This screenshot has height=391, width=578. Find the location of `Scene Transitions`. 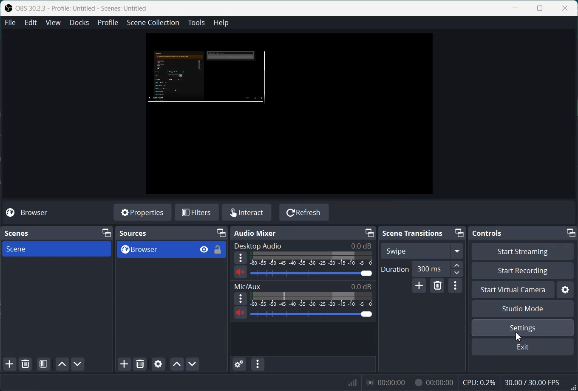

Scene Transitions is located at coordinates (412, 233).